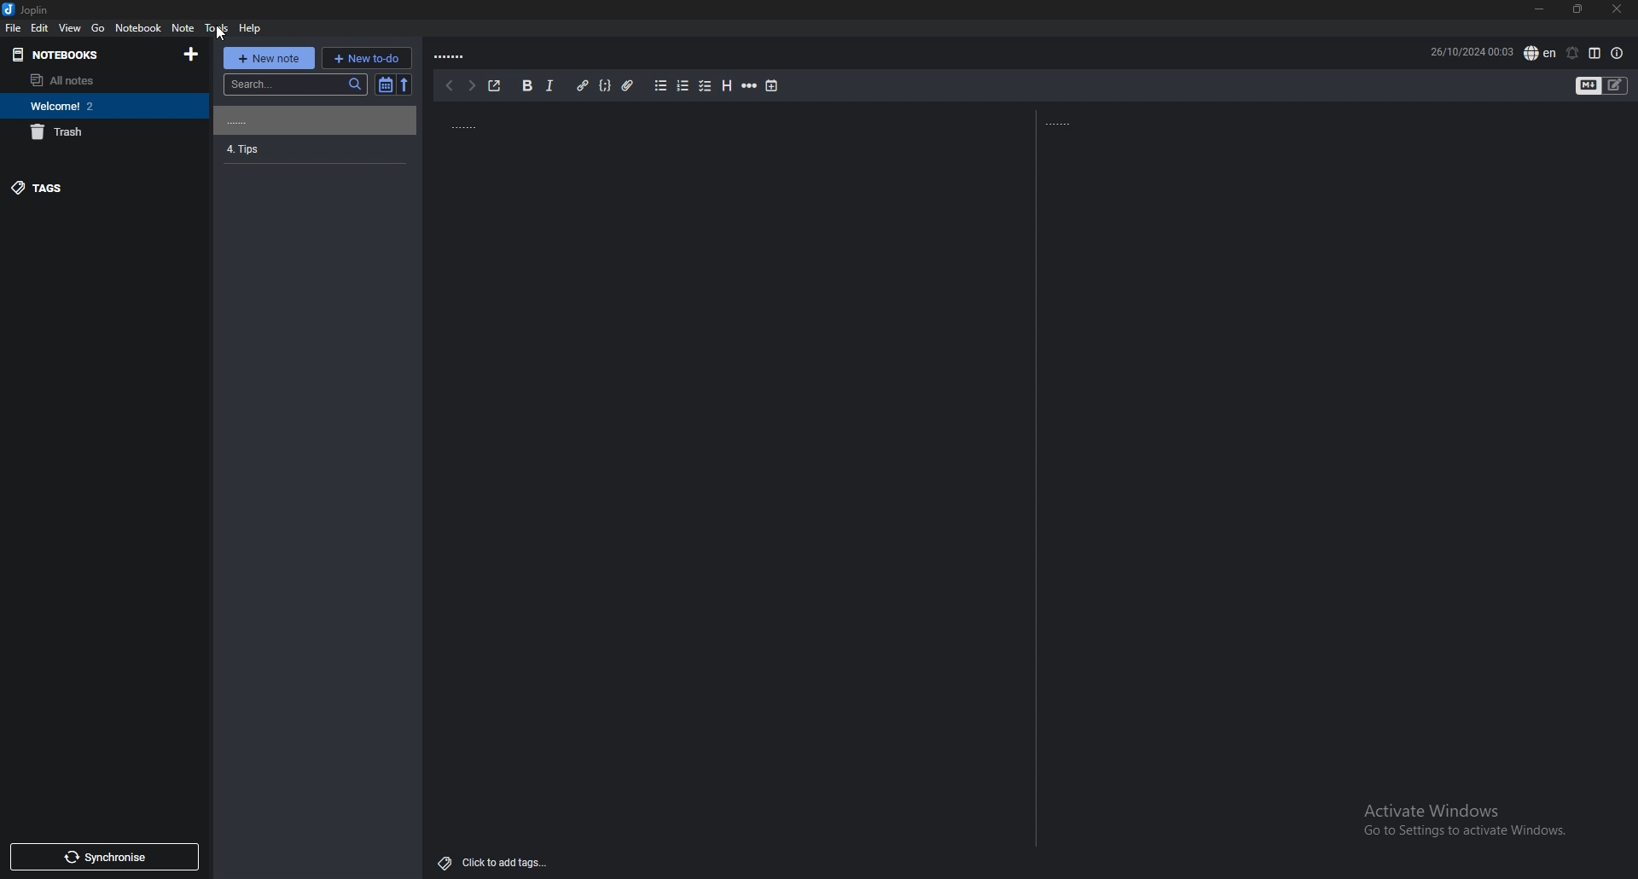  I want to click on , so click(1460, 822).